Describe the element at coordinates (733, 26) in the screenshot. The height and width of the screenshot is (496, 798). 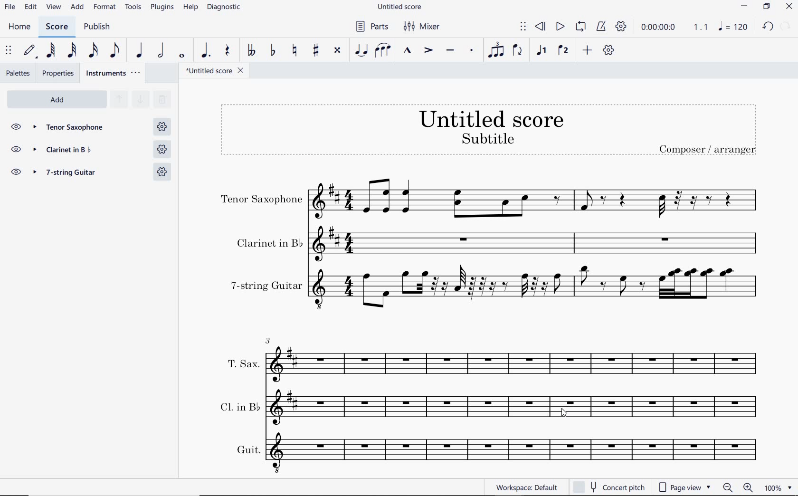
I see `NOTE` at that location.